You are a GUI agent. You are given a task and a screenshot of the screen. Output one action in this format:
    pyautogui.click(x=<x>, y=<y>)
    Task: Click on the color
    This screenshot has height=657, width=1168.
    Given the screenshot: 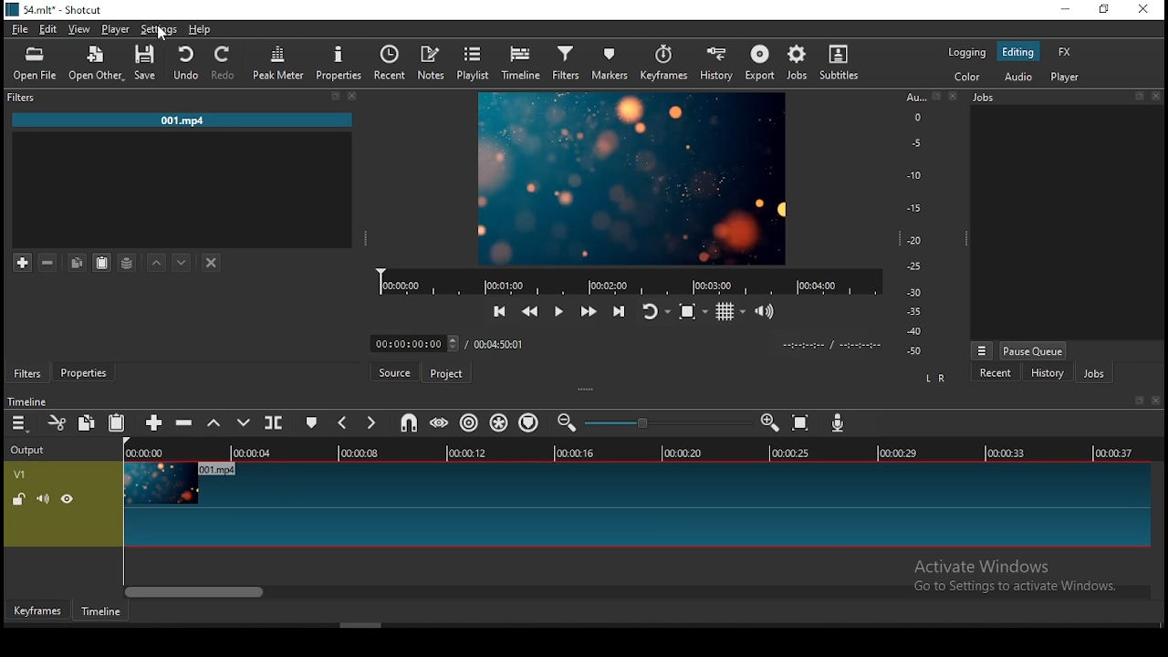 What is the action you would take?
    pyautogui.click(x=966, y=76)
    